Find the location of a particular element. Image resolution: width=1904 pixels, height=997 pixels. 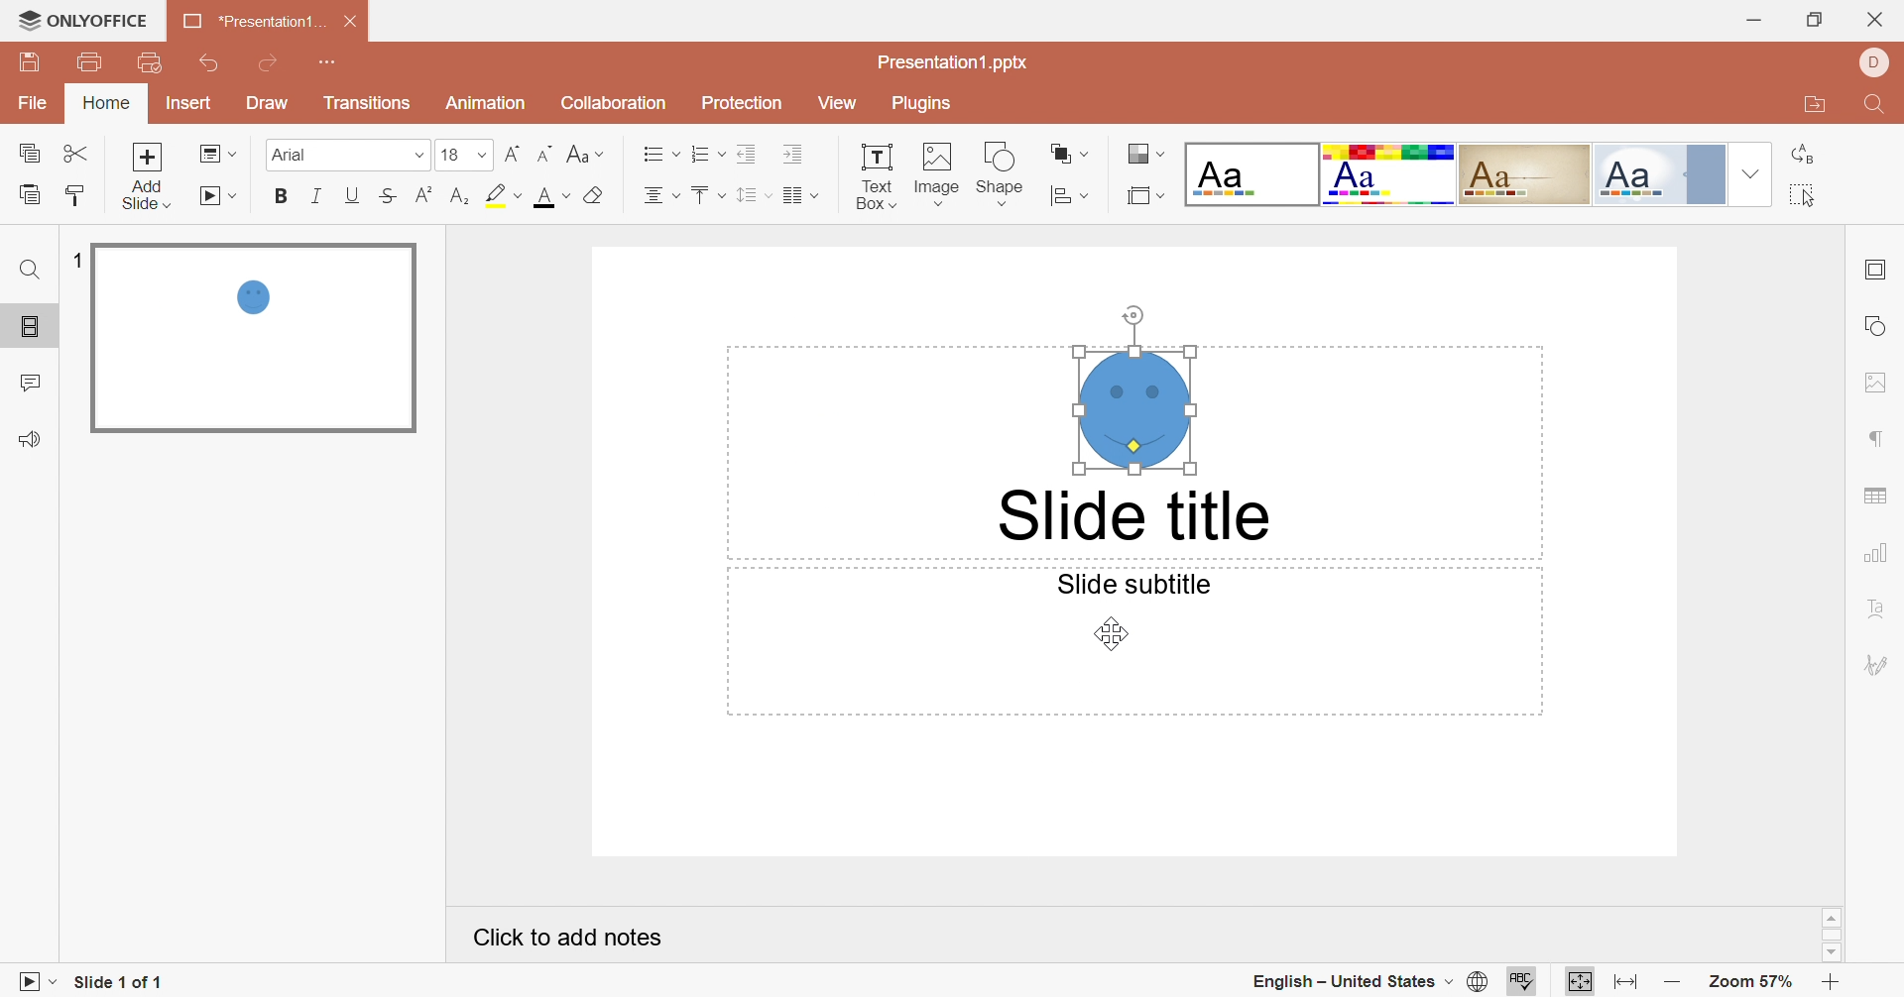

Italic is located at coordinates (317, 193).